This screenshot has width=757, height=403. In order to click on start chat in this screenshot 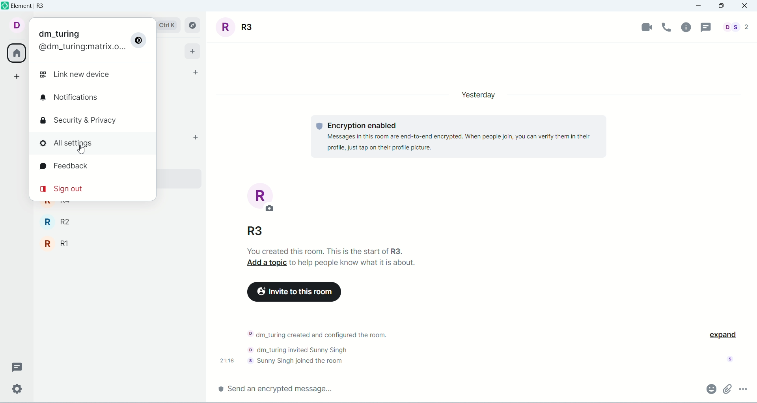, I will do `click(195, 73)`.